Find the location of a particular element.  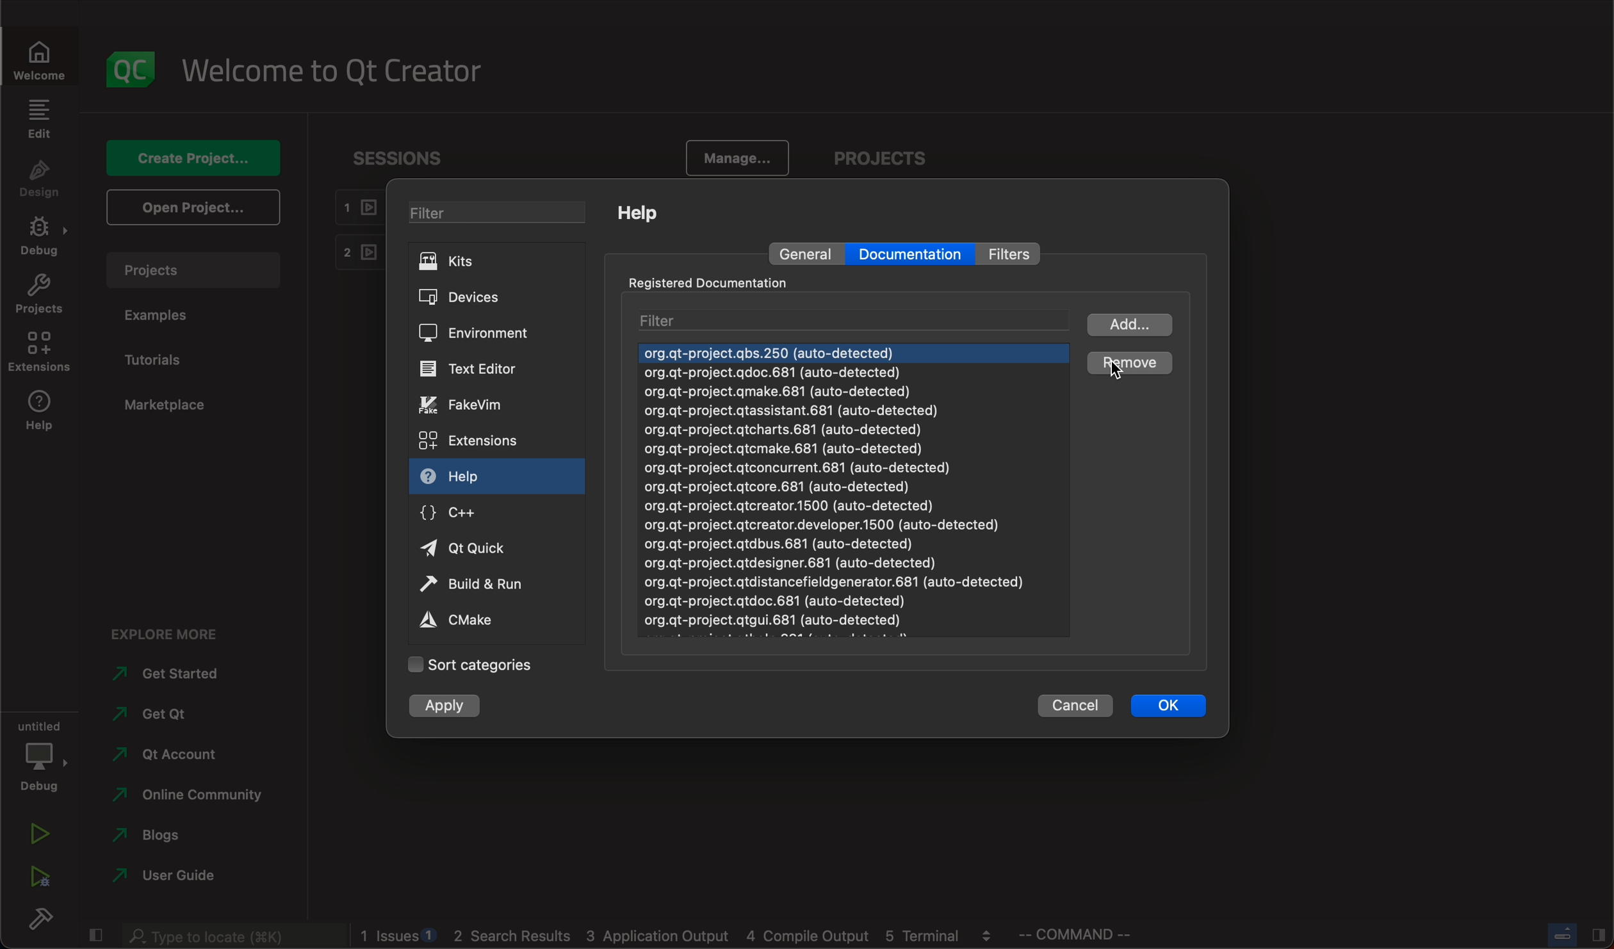

extensions is located at coordinates (45, 352).